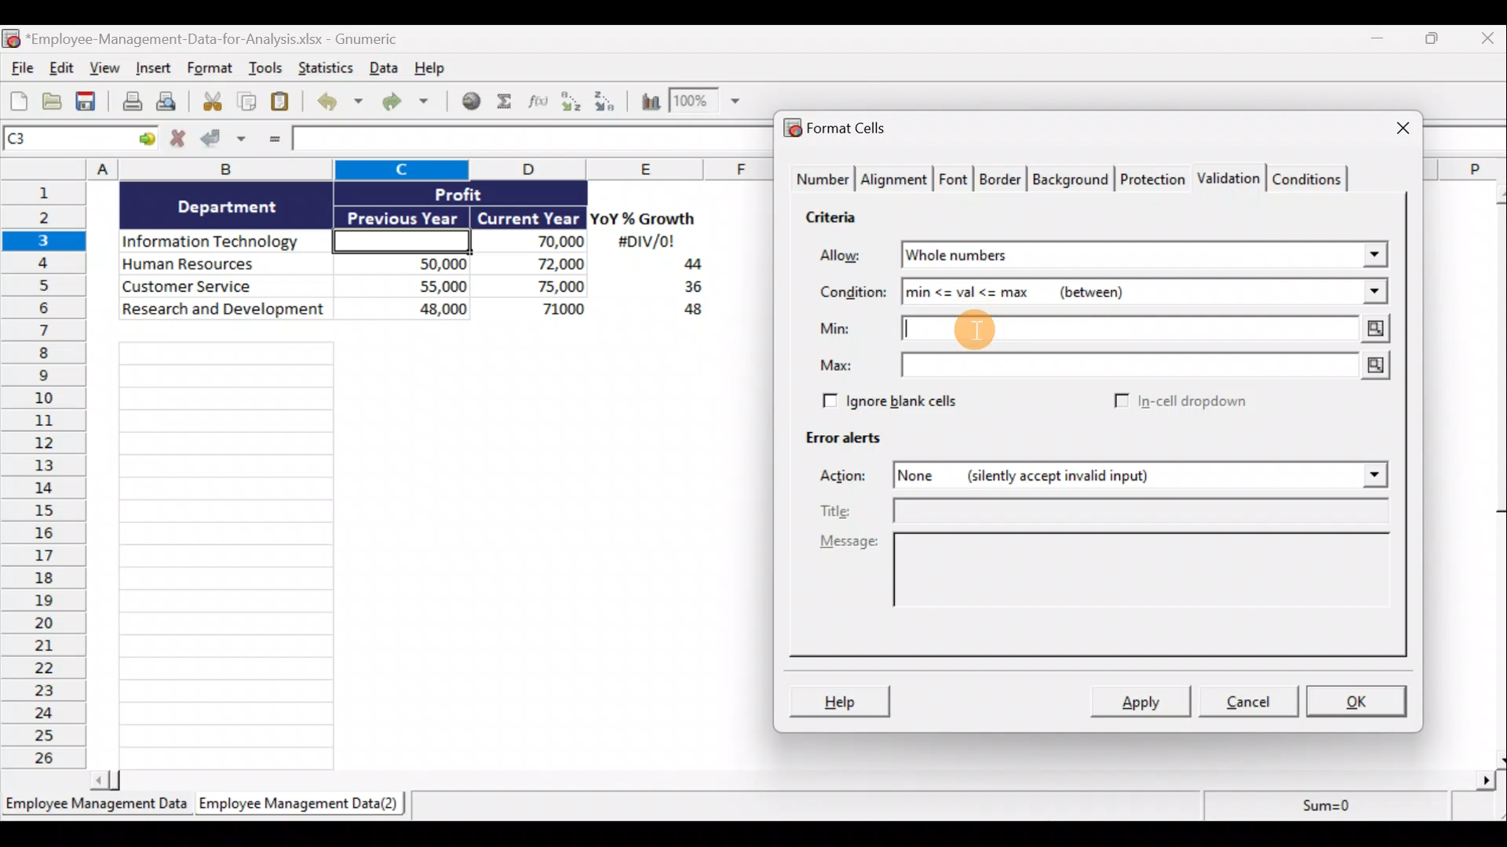  What do you see at coordinates (266, 70) in the screenshot?
I see `Tools` at bounding box center [266, 70].